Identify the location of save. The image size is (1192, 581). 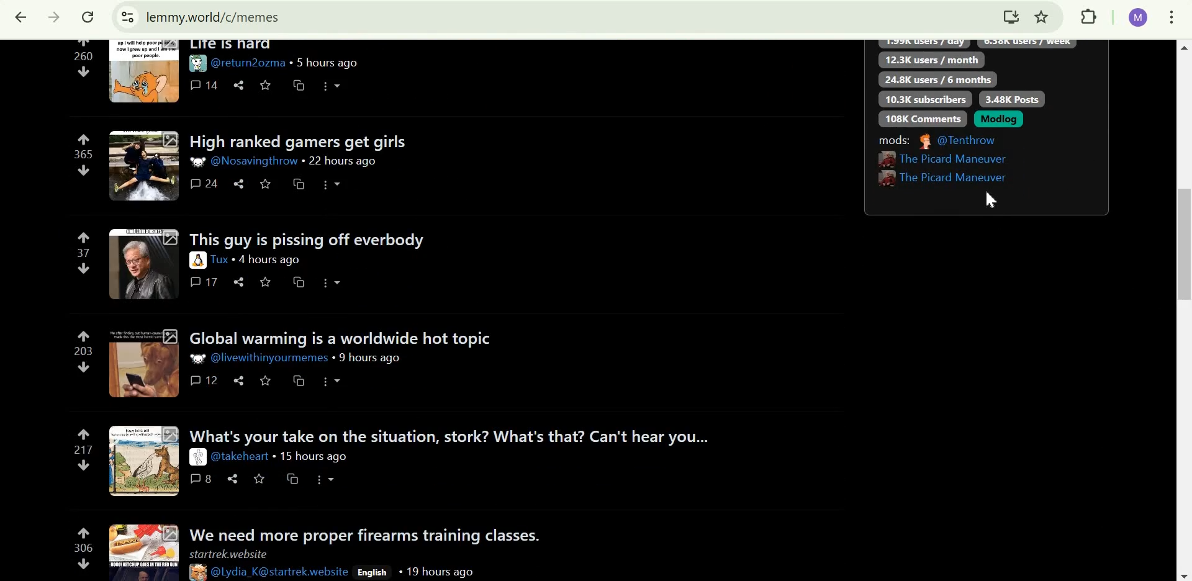
(265, 282).